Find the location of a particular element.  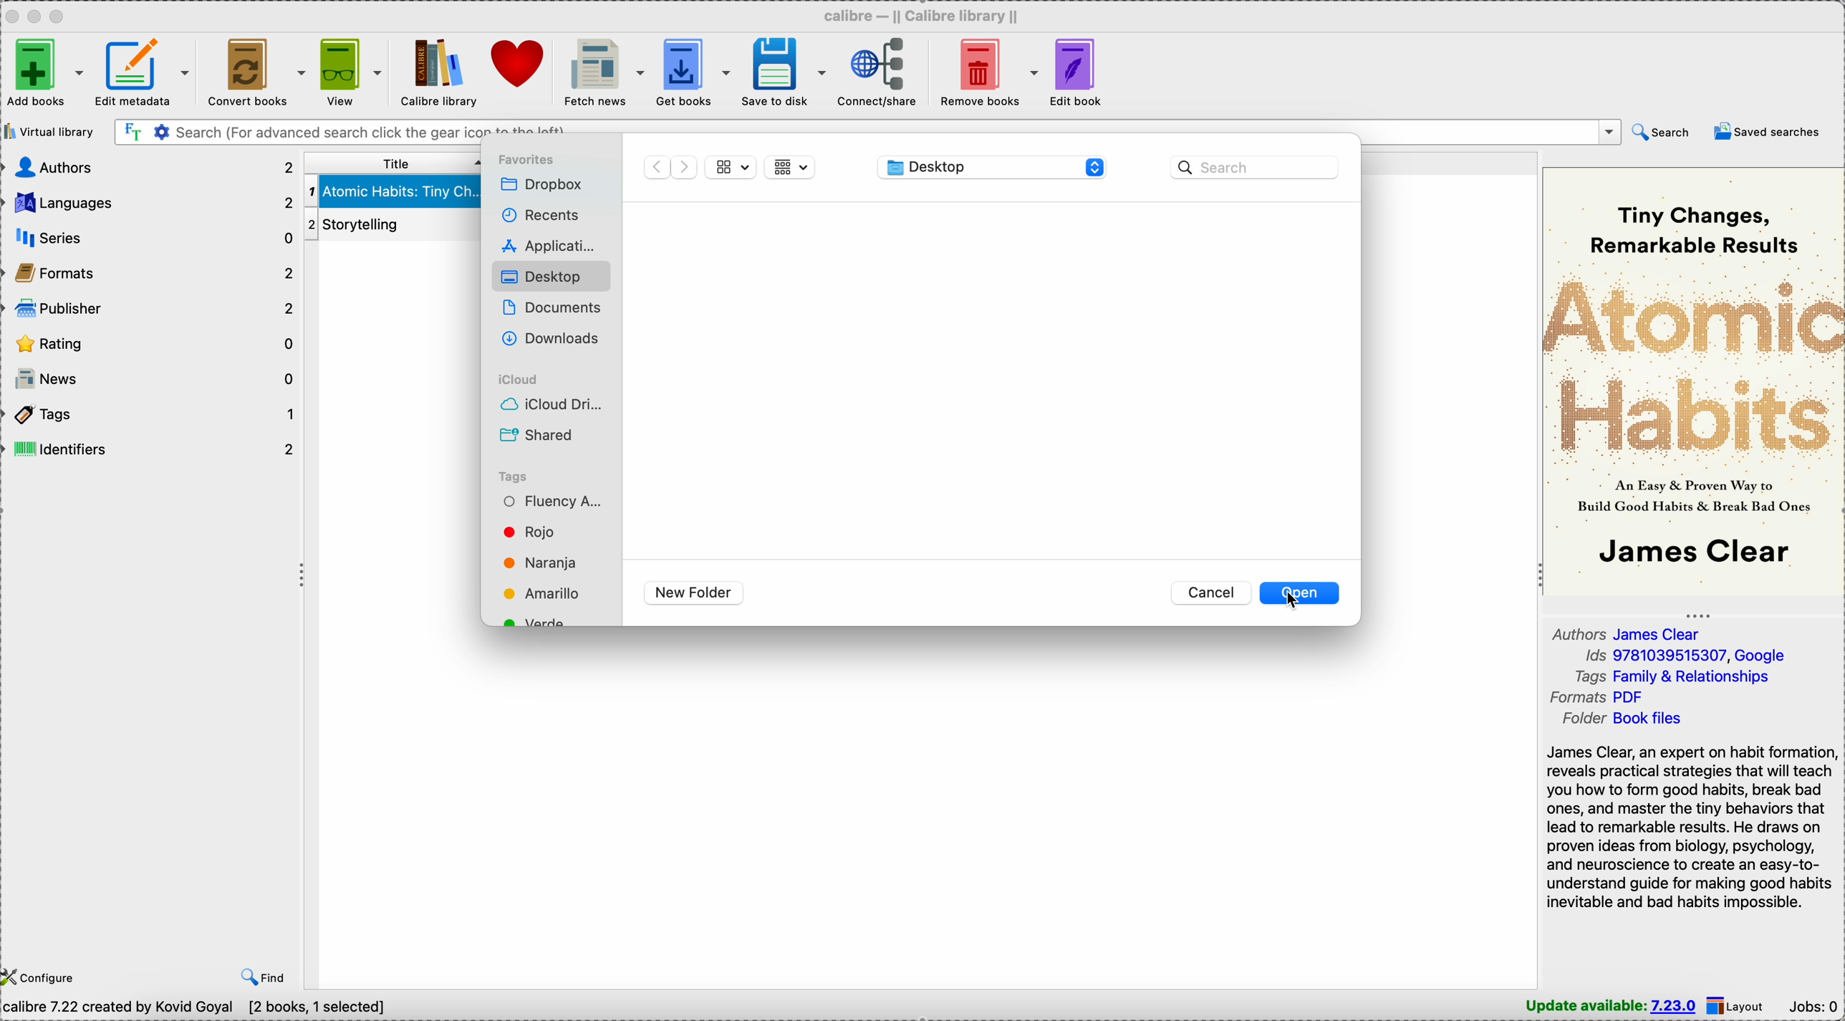

book cover preview is located at coordinates (1692, 380).